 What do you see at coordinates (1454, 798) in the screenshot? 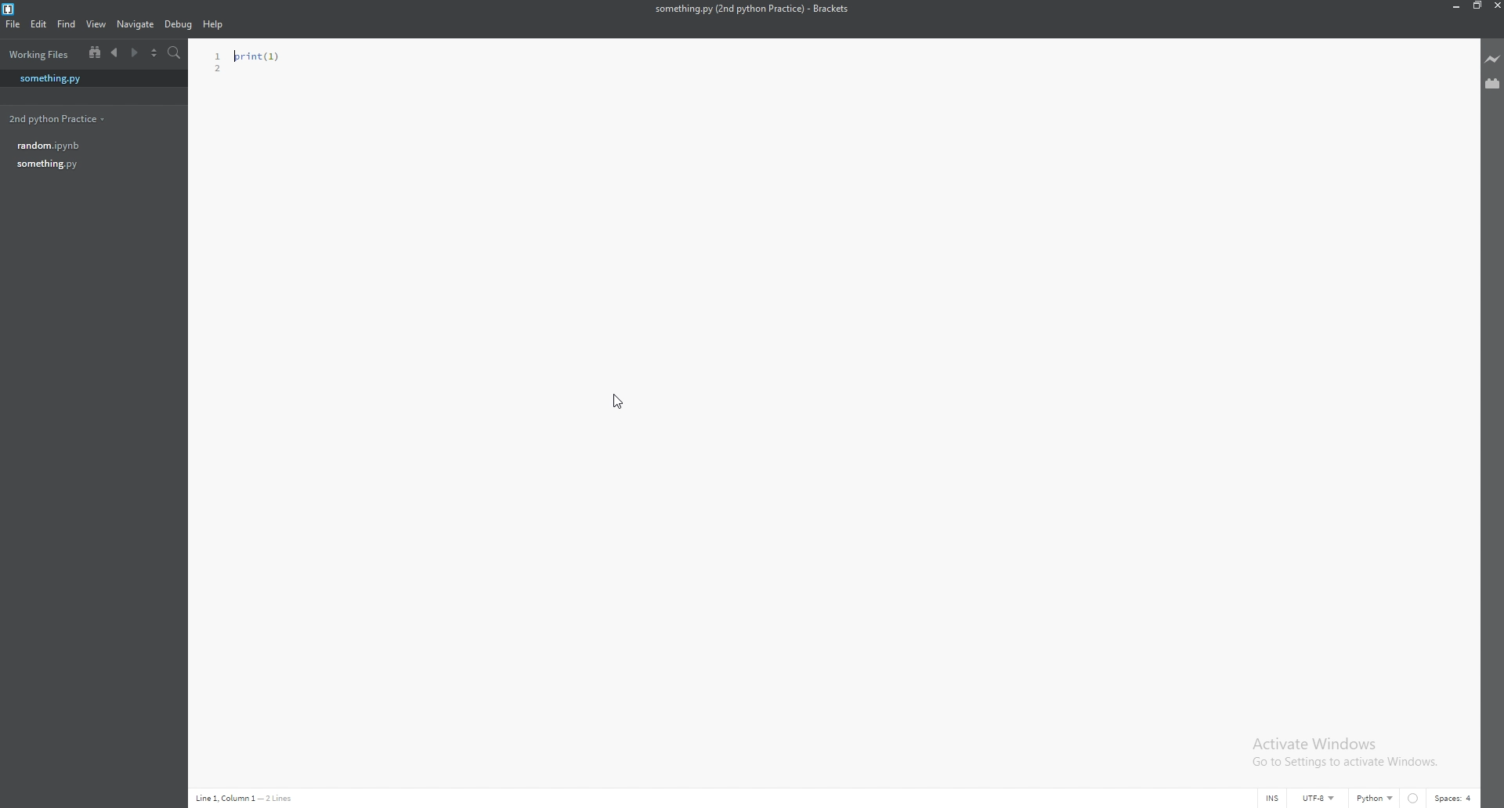
I see `spaces: 4` at bounding box center [1454, 798].